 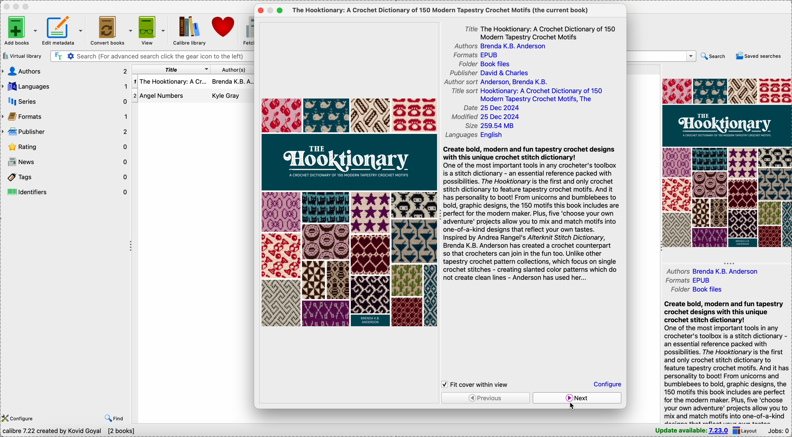 I want to click on maximize, so click(x=280, y=10).